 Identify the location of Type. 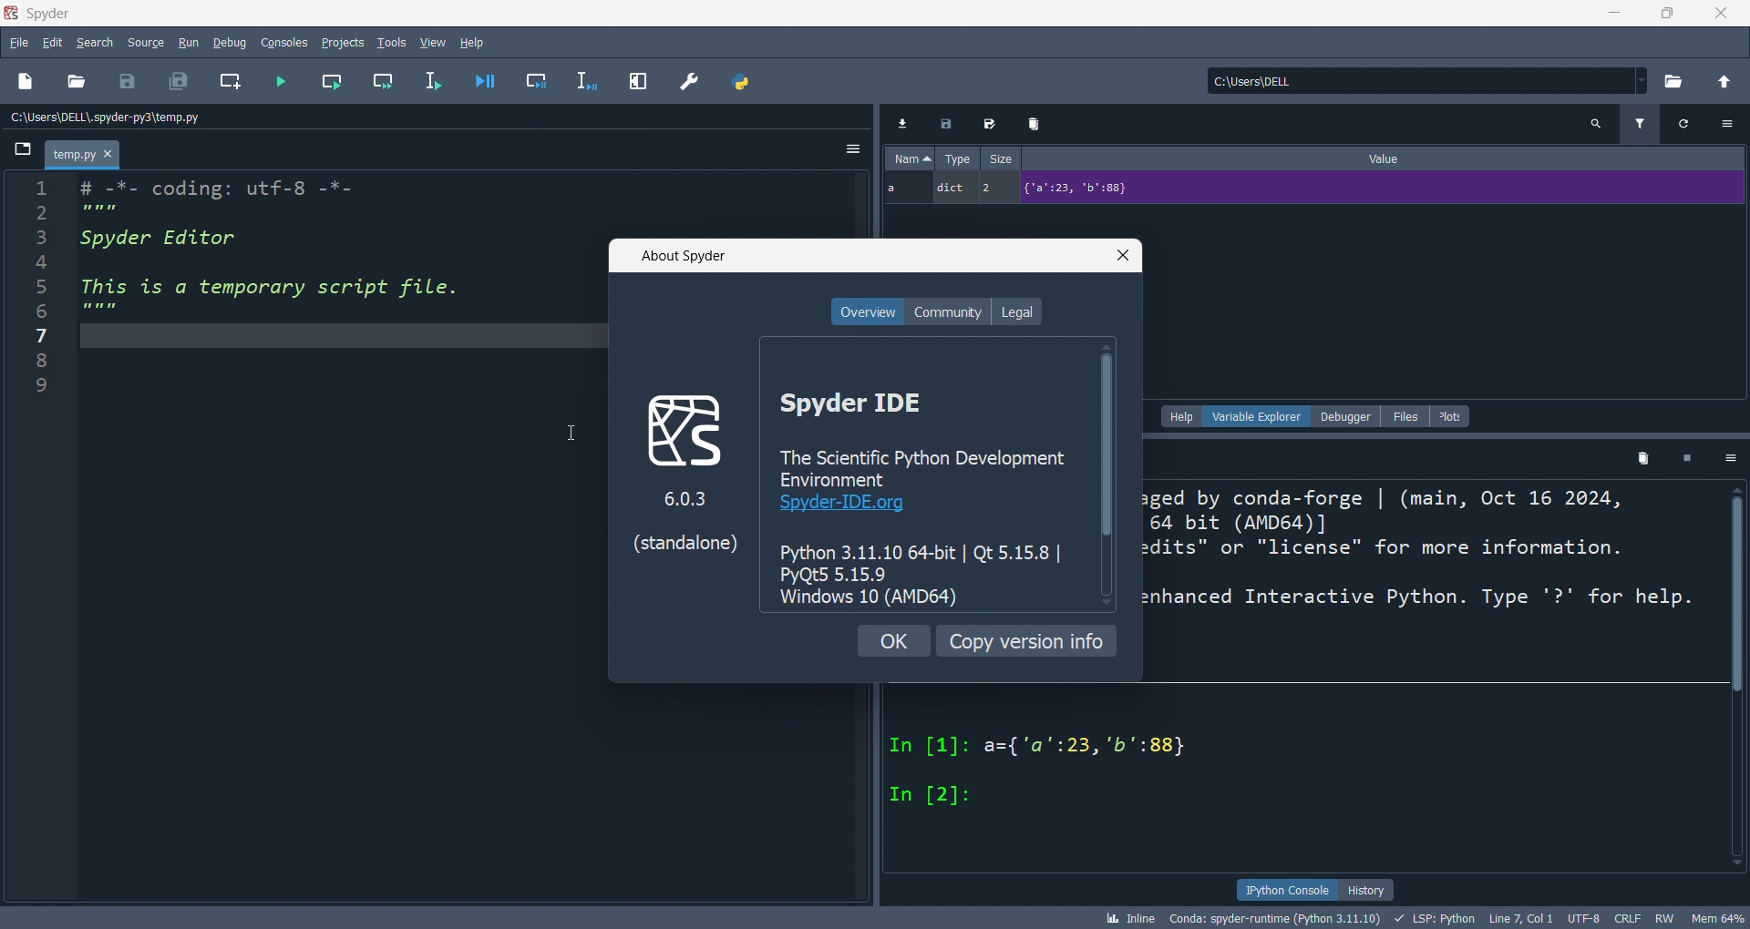
(958, 158).